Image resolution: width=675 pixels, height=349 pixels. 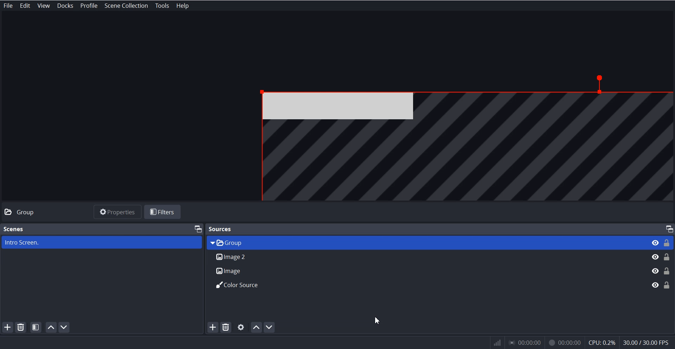 I want to click on Edit, so click(x=25, y=6).